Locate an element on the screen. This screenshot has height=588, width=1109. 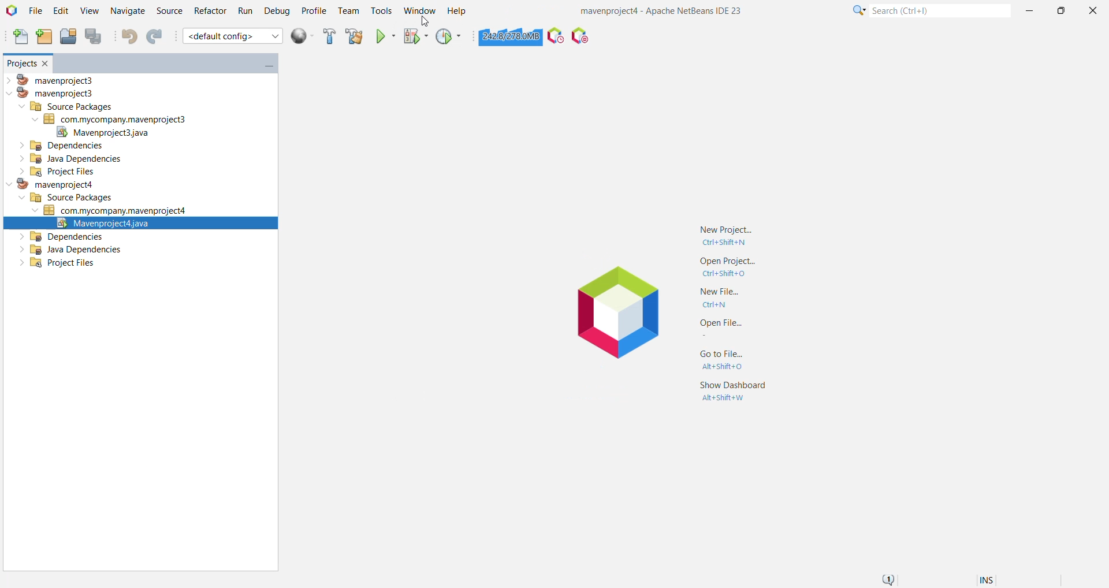
Jave Source Package (com.mycompany.mavenproject4) is located at coordinates (114, 210).